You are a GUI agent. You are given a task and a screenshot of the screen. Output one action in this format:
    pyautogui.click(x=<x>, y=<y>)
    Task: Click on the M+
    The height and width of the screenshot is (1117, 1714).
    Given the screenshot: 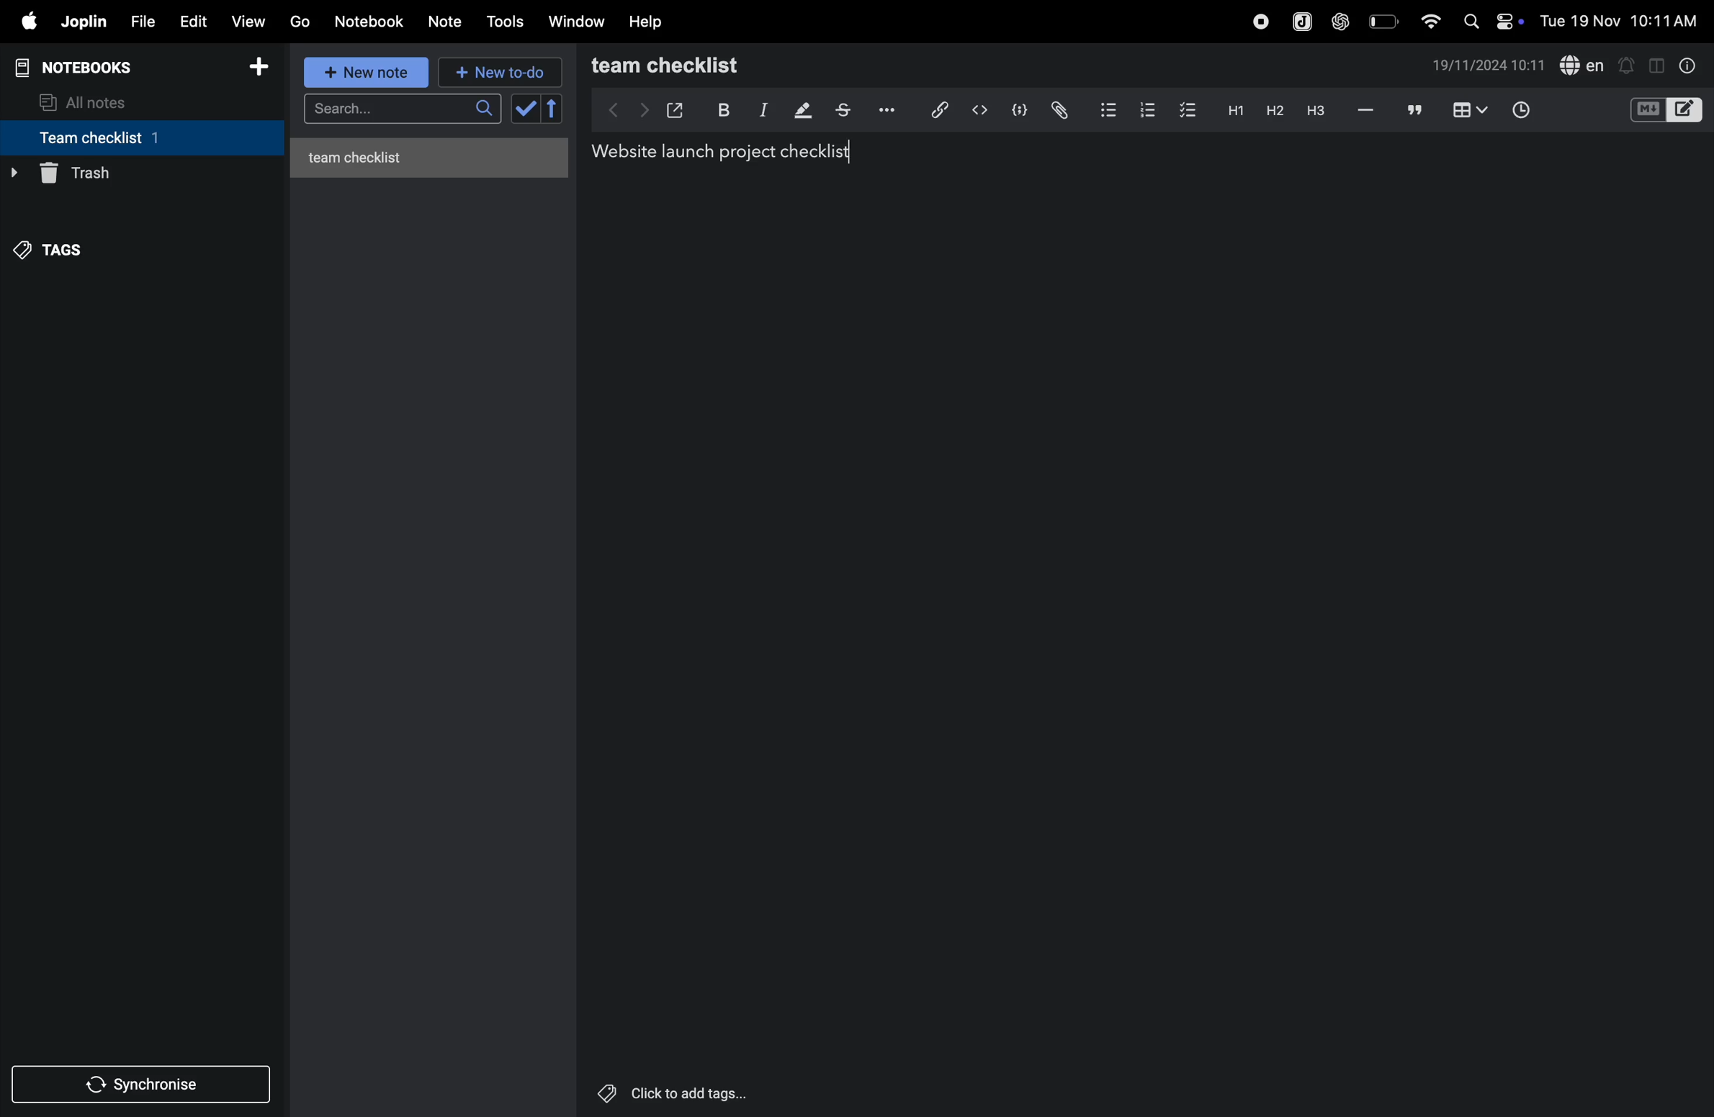 What is the action you would take?
    pyautogui.click(x=1646, y=110)
    